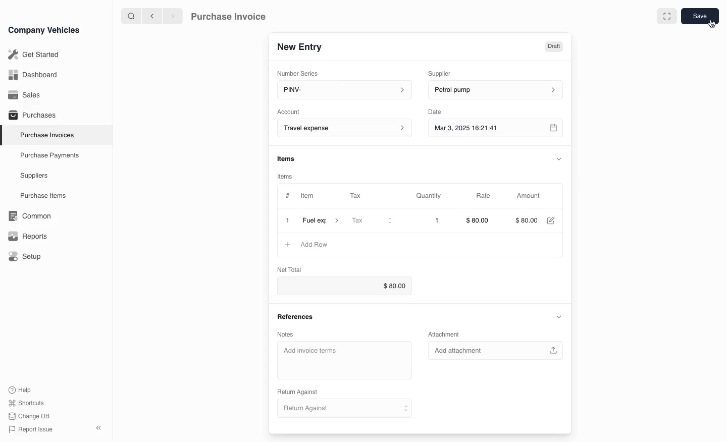 This screenshot has width=727, height=442. I want to click on Purchase items, so click(39, 196).